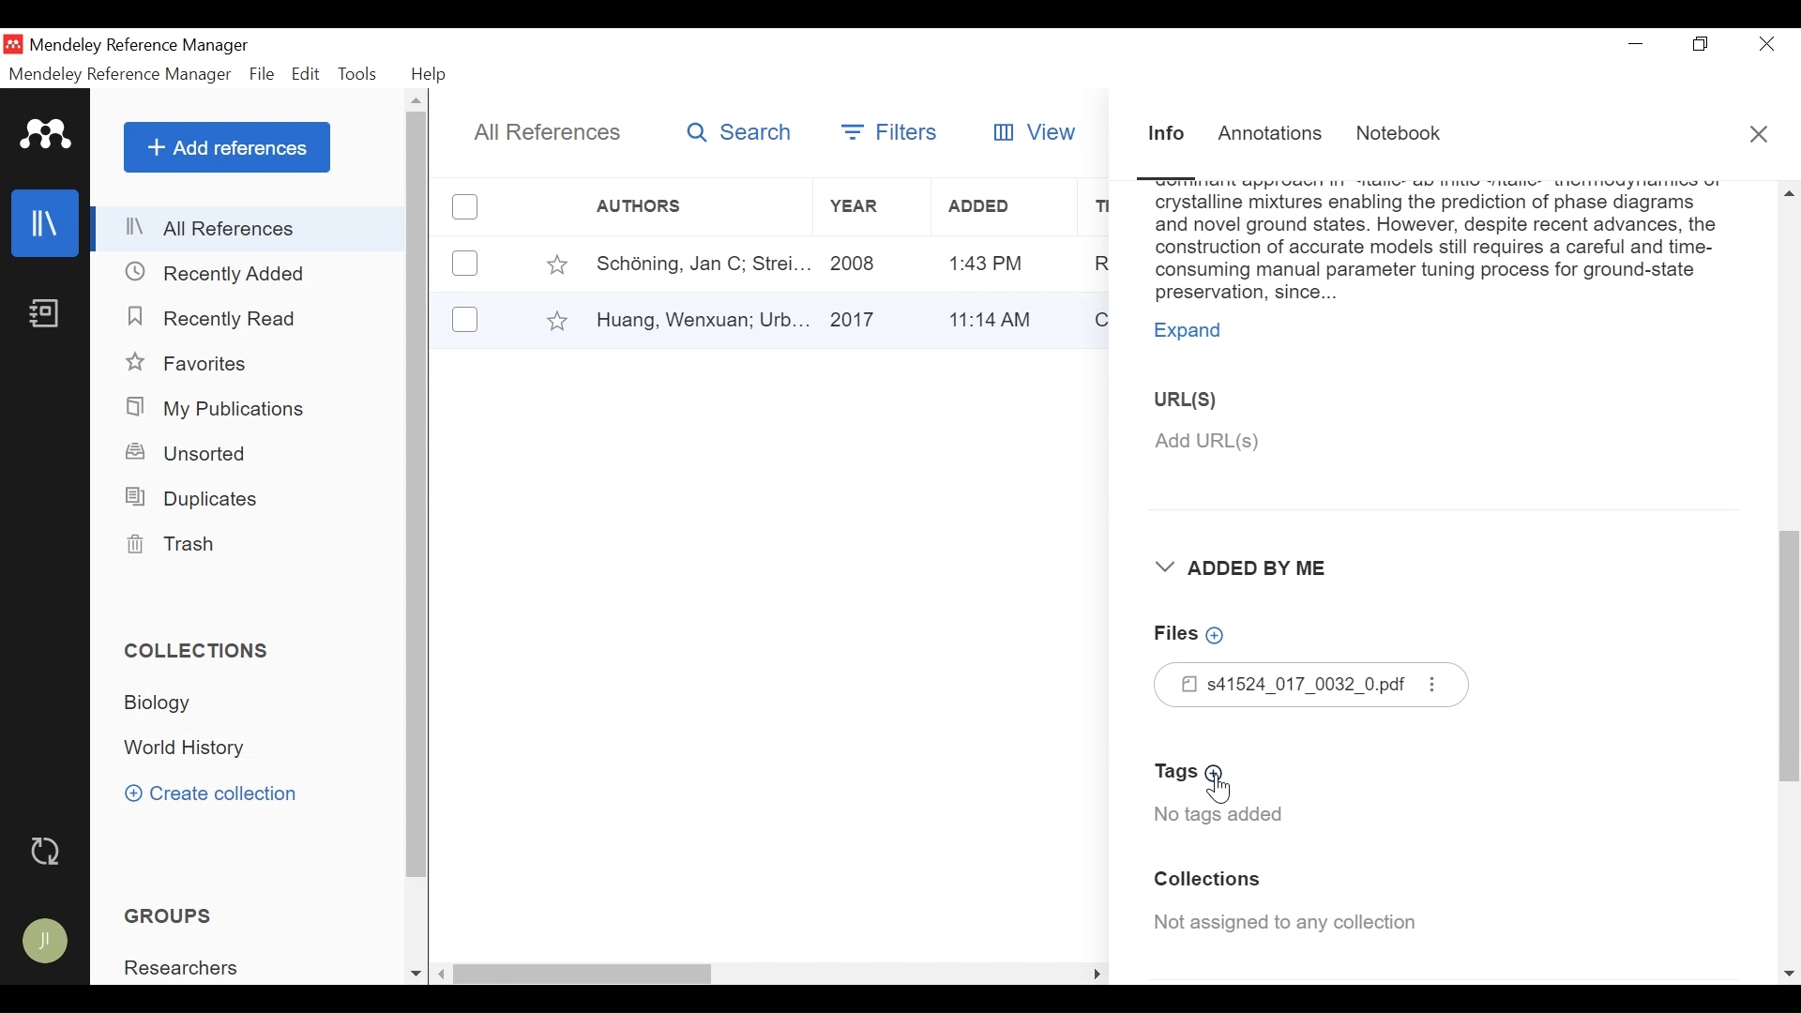 The image size is (1801, 1013). Describe the element at coordinates (357, 74) in the screenshot. I see `Tools` at that location.